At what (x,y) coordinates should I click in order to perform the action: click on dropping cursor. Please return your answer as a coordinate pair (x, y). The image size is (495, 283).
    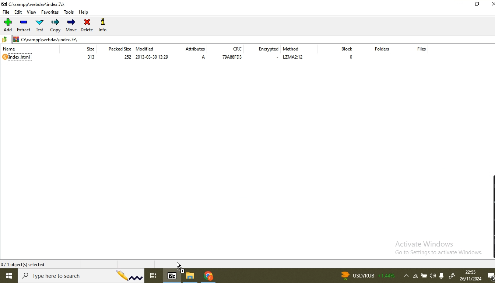
    Looking at the image, I should click on (181, 267).